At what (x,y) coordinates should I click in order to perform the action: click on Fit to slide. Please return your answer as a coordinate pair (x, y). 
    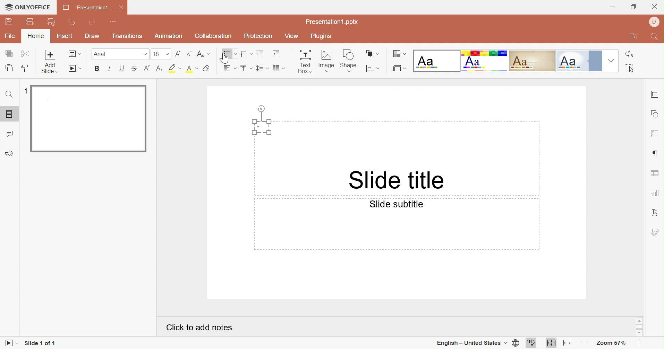
    Looking at the image, I should click on (552, 343).